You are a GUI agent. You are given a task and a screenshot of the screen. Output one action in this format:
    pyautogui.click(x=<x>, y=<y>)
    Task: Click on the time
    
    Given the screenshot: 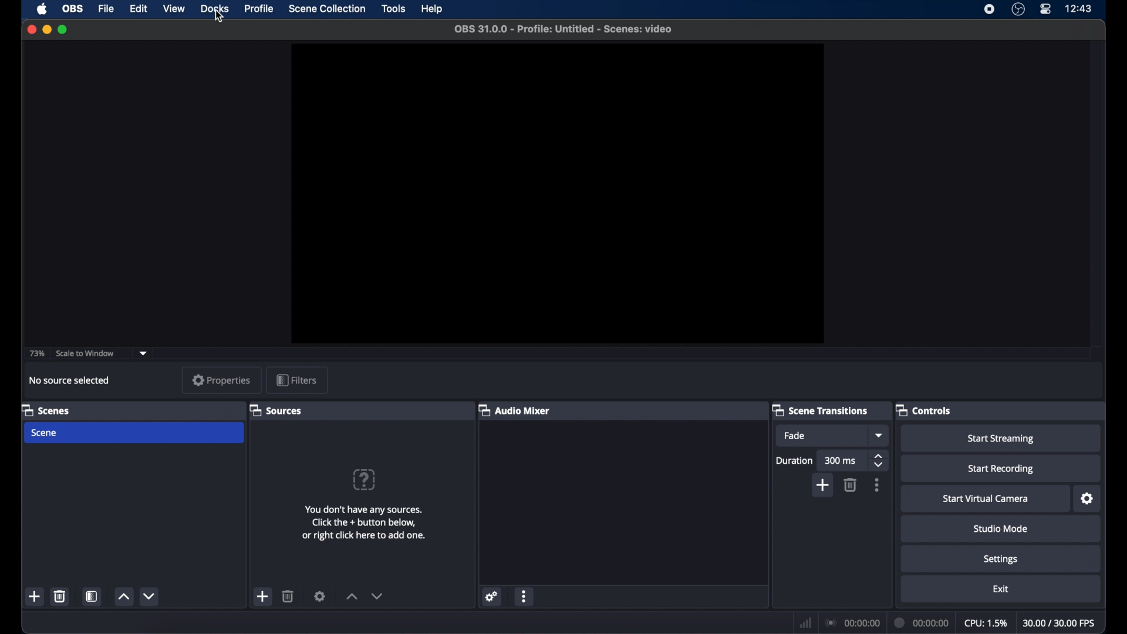 What is the action you would take?
    pyautogui.click(x=1079, y=8)
    